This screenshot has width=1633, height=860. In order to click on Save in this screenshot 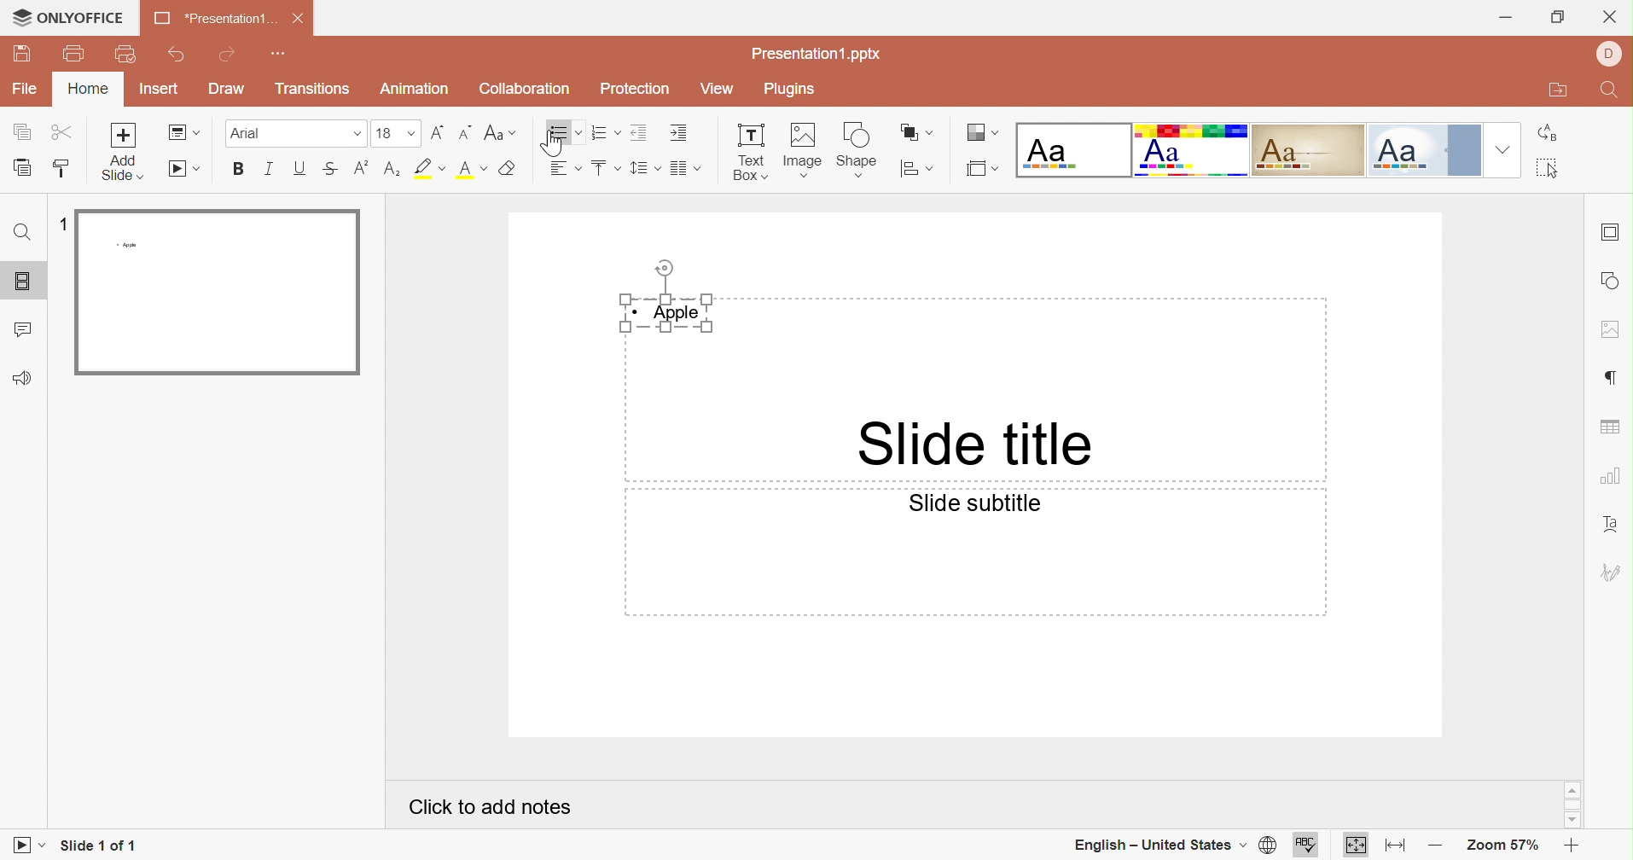, I will do `click(25, 52)`.